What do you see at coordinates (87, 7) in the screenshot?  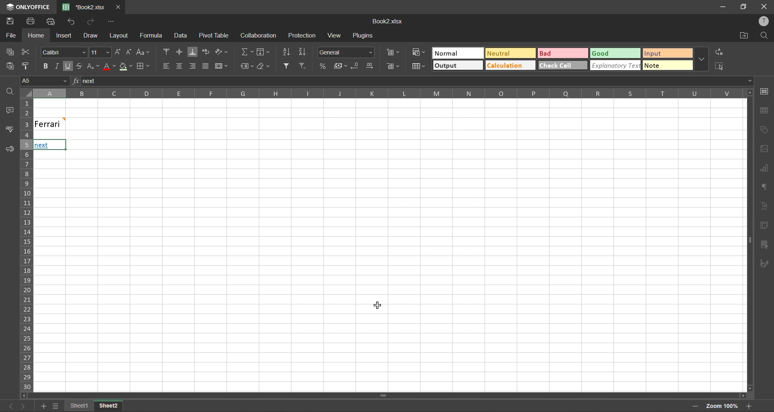 I see `file name` at bounding box center [87, 7].